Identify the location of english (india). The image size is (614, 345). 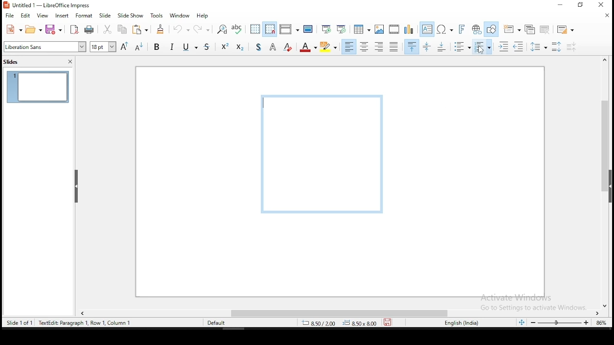
(460, 322).